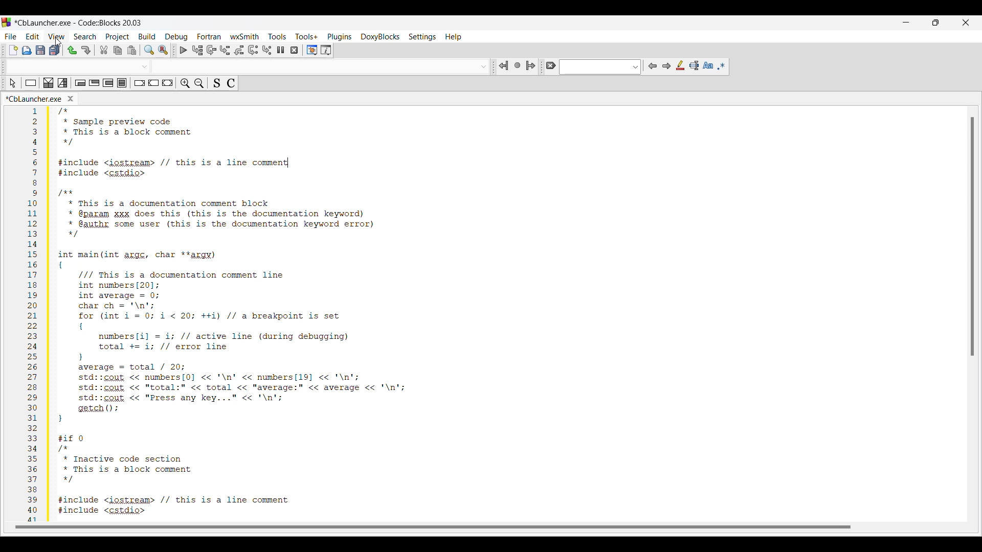  What do you see at coordinates (653, 66) in the screenshot?
I see `Previous` at bounding box center [653, 66].